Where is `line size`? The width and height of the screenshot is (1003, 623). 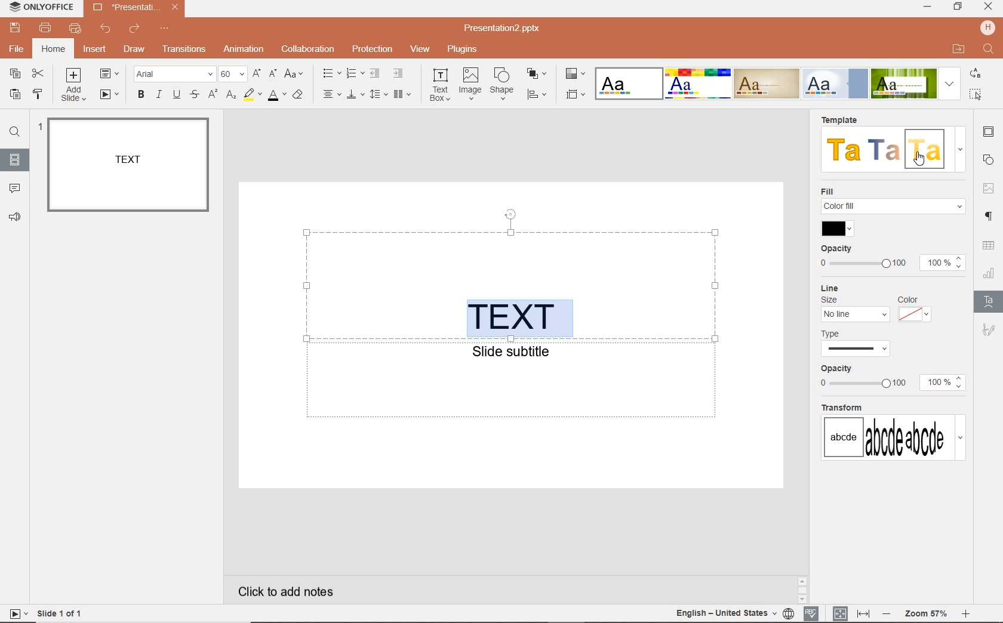
line size is located at coordinates (854, 310).